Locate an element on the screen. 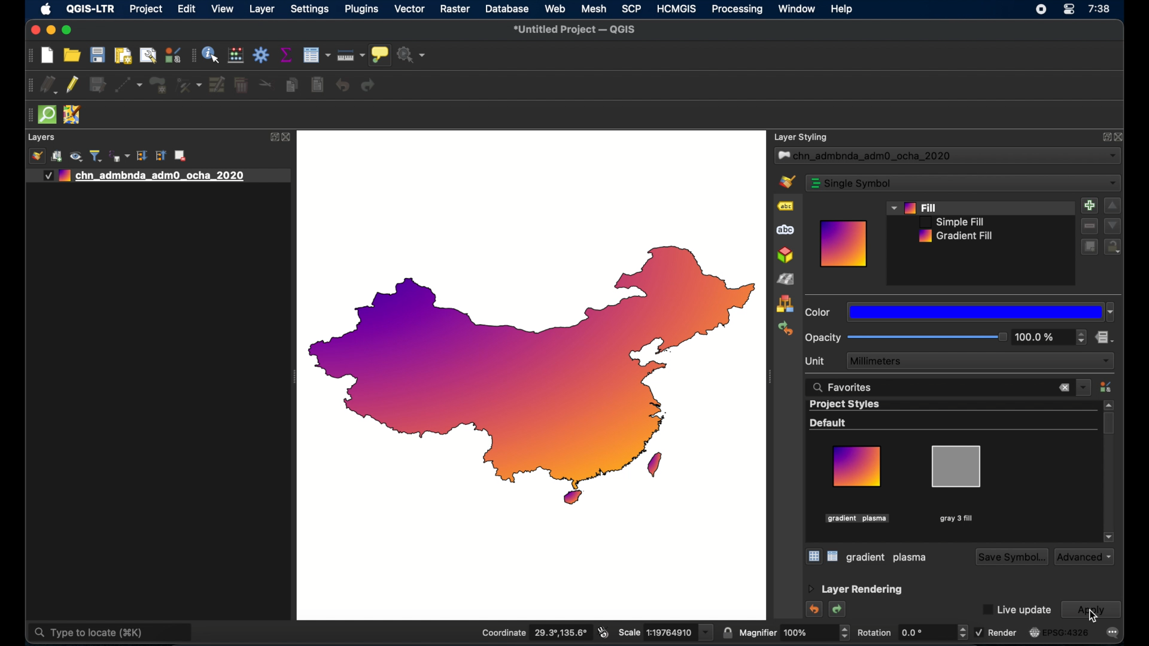  increase/decrease arrows is located at coordinates (962, 635).